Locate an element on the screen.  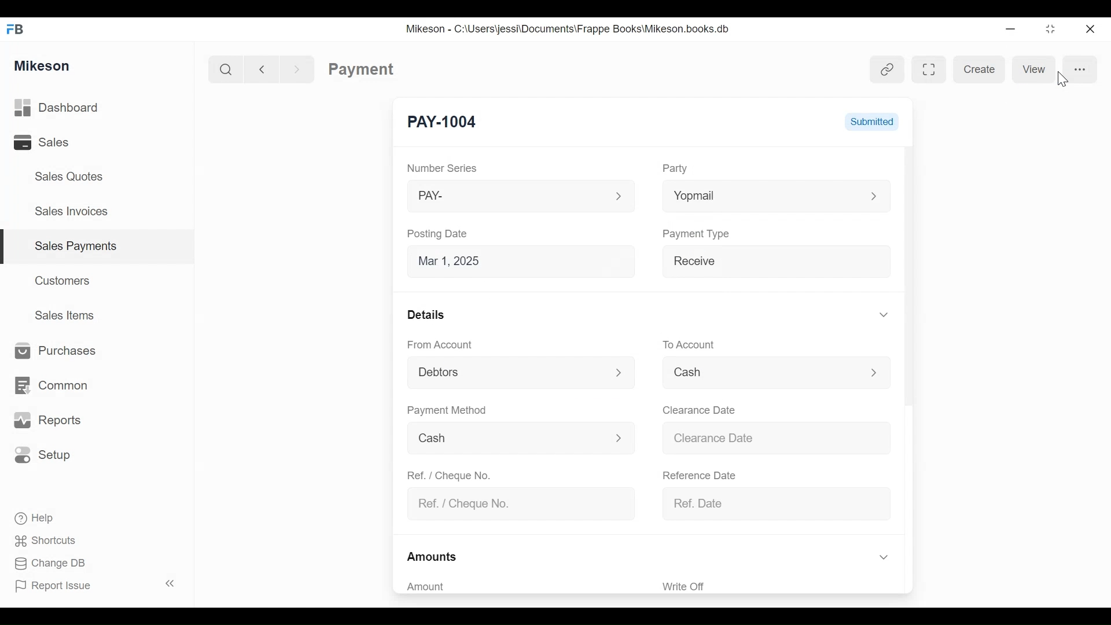
Yopmal is located at coordinates (778, 196).